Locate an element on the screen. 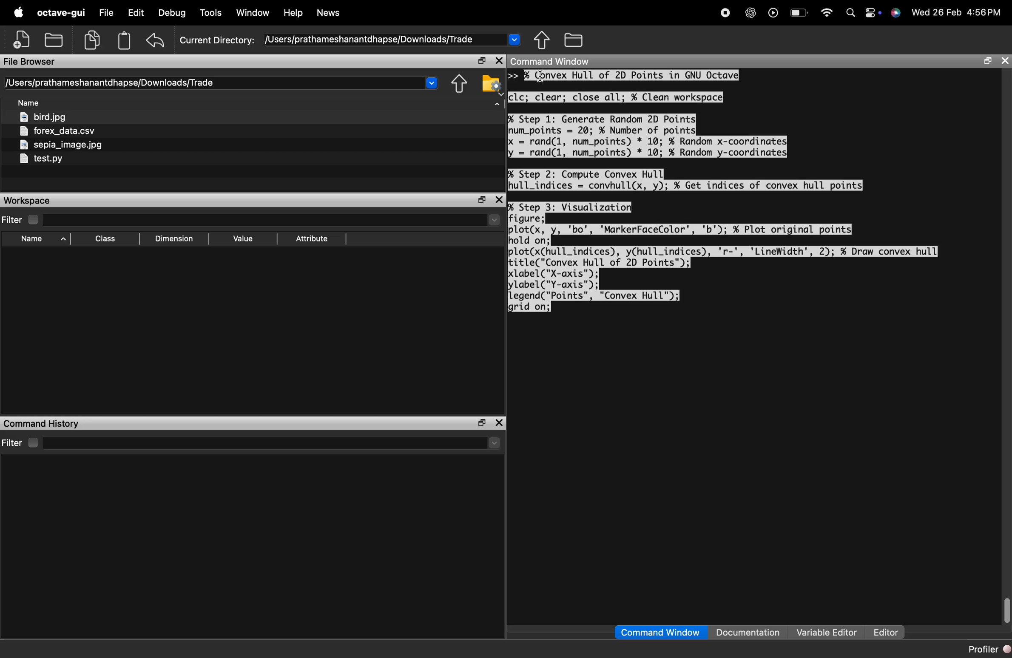 This screenshot has height=658, width=1012. scrollbar is located at coordinates (1005, 612).